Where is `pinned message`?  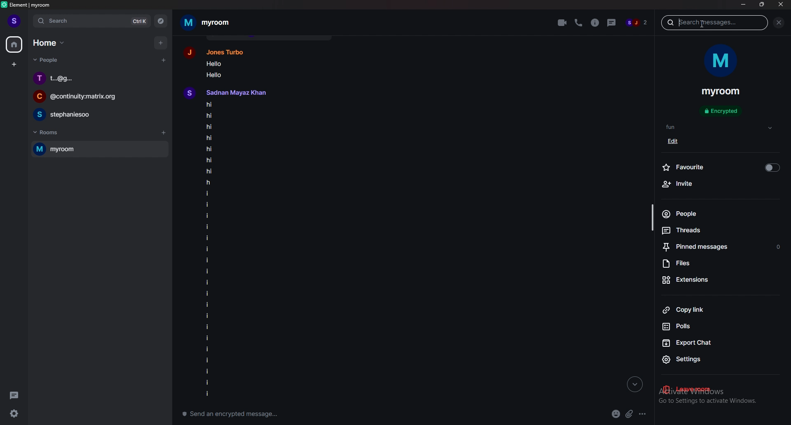
pinned message is located at coordinates (722, 248).